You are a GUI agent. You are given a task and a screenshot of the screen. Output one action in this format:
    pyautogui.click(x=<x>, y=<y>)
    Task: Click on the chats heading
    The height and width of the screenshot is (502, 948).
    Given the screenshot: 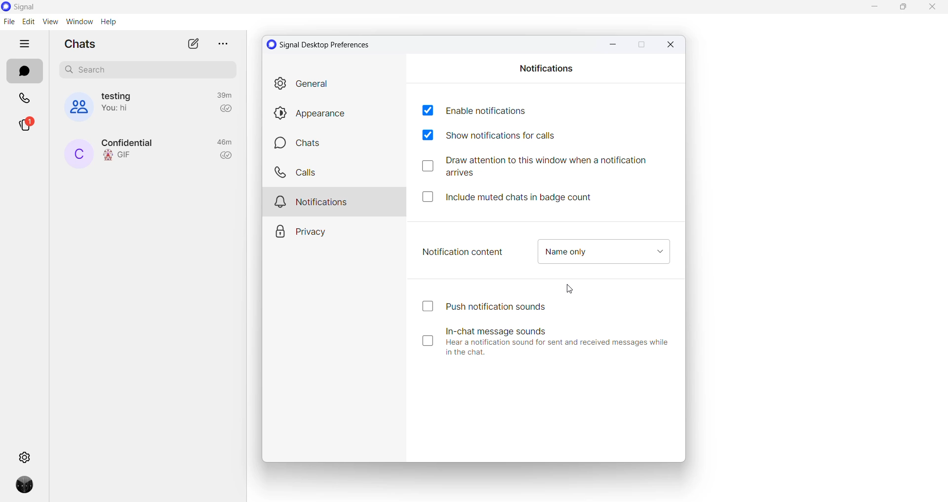 What is the action you would take?
    pyautogui.click(x=79, y=44)
    